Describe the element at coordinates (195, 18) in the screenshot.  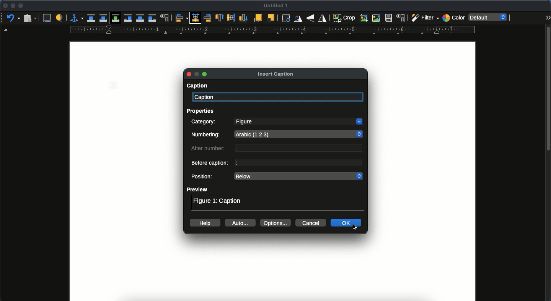
I see `centered` at that location.